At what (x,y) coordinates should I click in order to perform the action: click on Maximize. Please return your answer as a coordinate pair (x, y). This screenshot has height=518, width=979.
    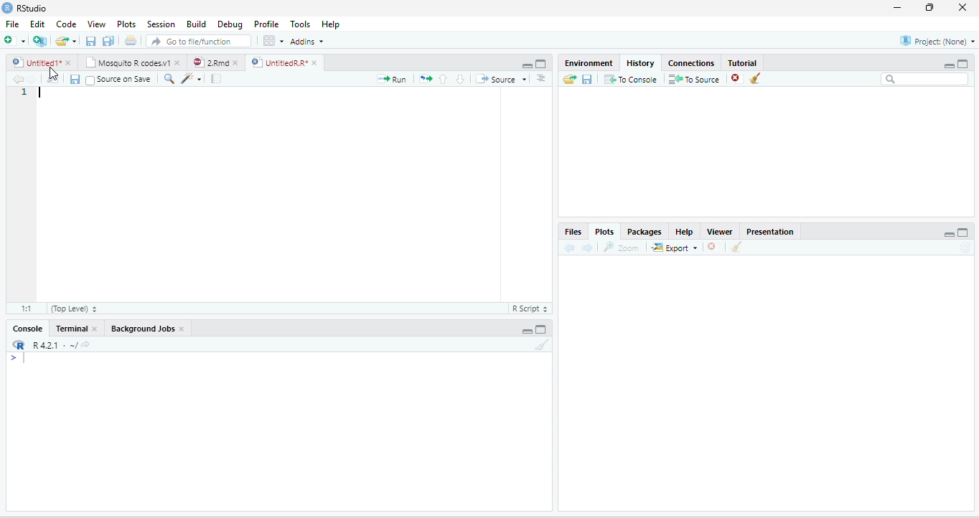
    Looking at the image, I should click on (541, 329).